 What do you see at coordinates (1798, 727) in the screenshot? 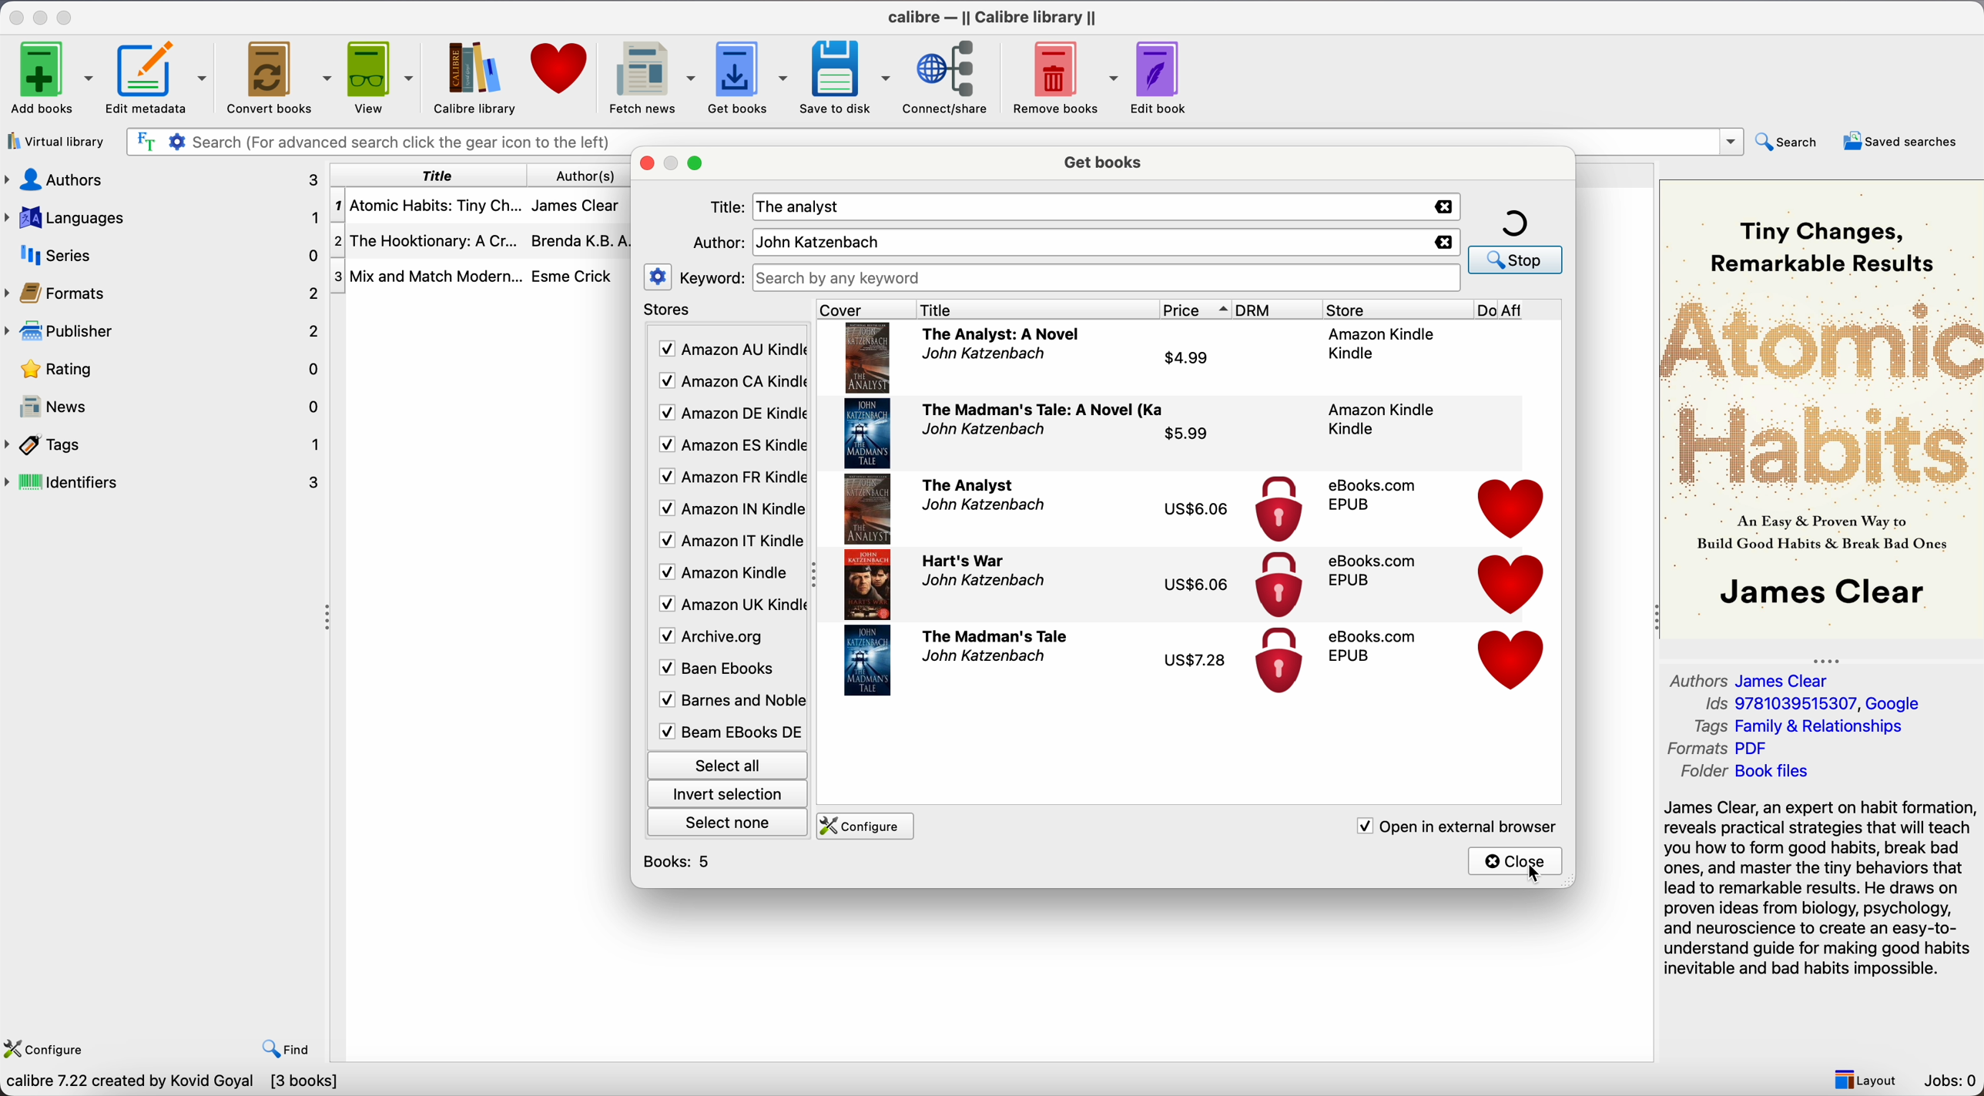
I see `Tags Family & Relationships` at bounding box center [1798, 727].